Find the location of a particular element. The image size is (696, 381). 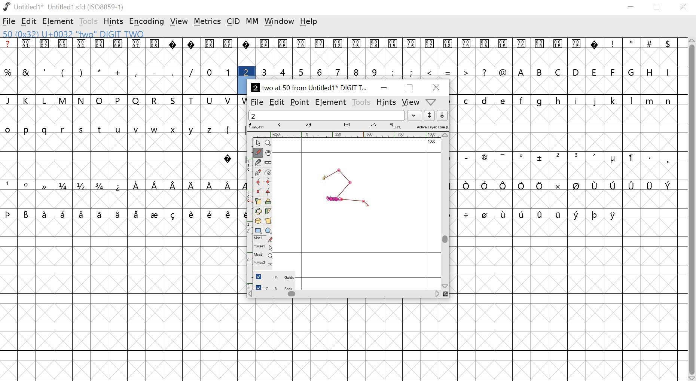

drawn number 2 glyph is located at coordinates (341, 190).